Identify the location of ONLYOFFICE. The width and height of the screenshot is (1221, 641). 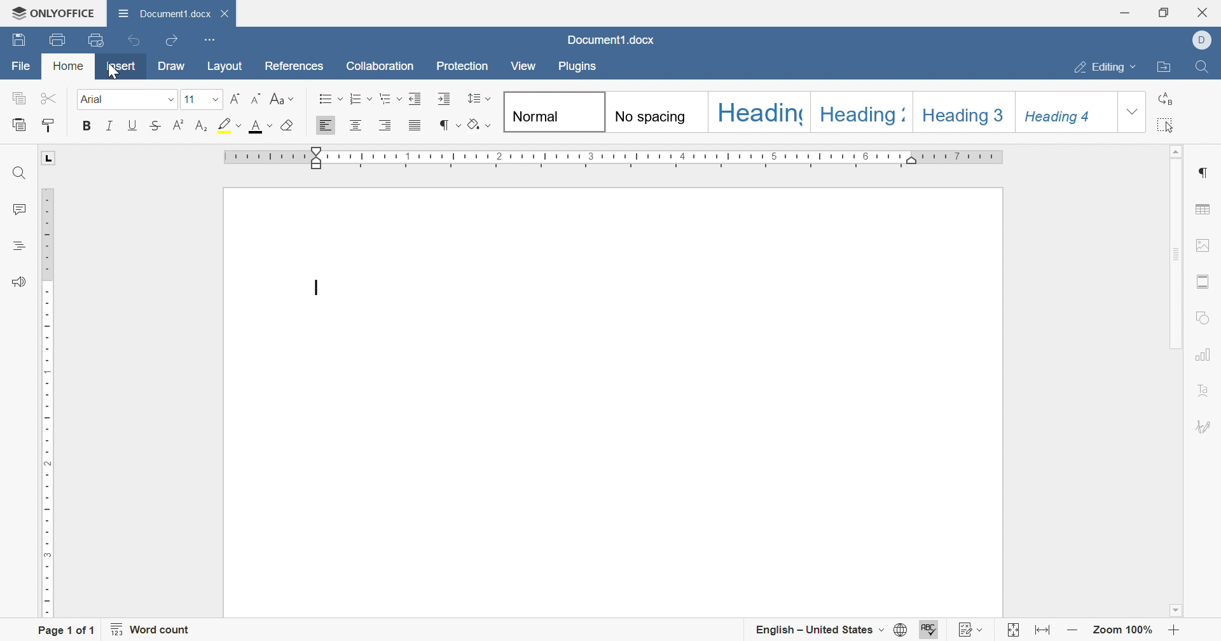
(55, 13).